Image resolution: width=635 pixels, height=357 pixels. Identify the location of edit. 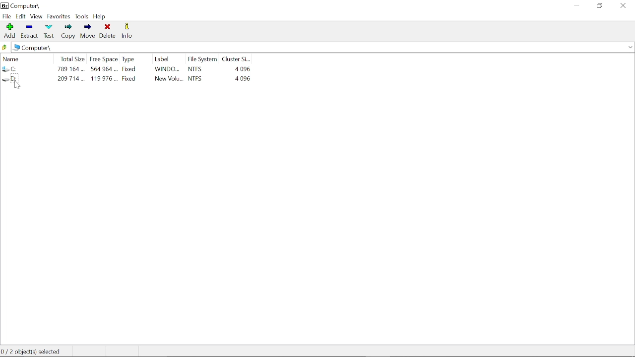
(21, 16).